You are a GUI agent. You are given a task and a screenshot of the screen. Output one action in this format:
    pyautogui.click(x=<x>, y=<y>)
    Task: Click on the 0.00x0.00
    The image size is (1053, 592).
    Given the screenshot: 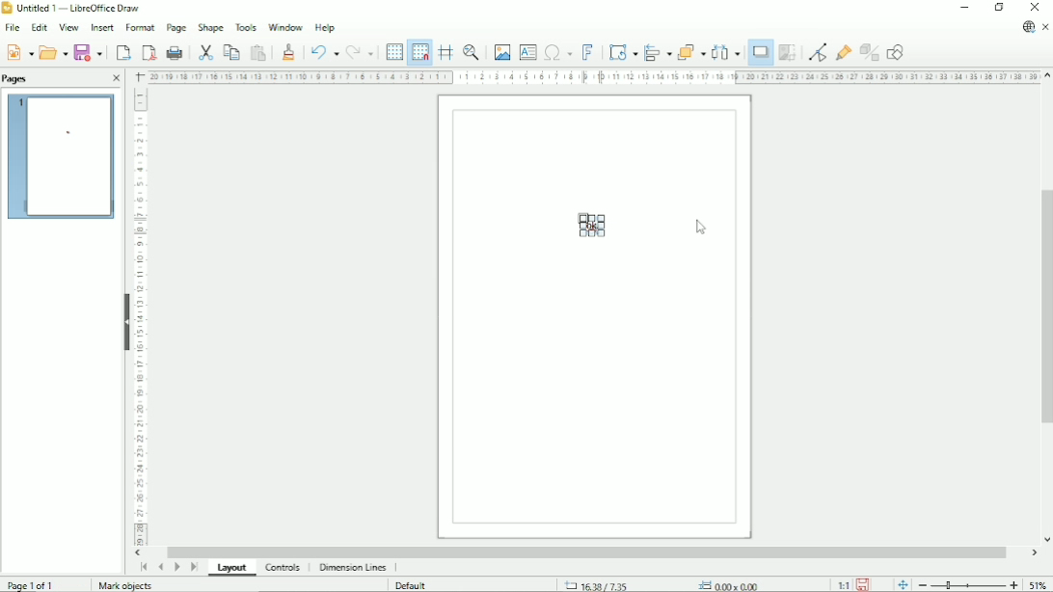 What is the action you would take?
    pyautogui.click(x=732, y=584)
    